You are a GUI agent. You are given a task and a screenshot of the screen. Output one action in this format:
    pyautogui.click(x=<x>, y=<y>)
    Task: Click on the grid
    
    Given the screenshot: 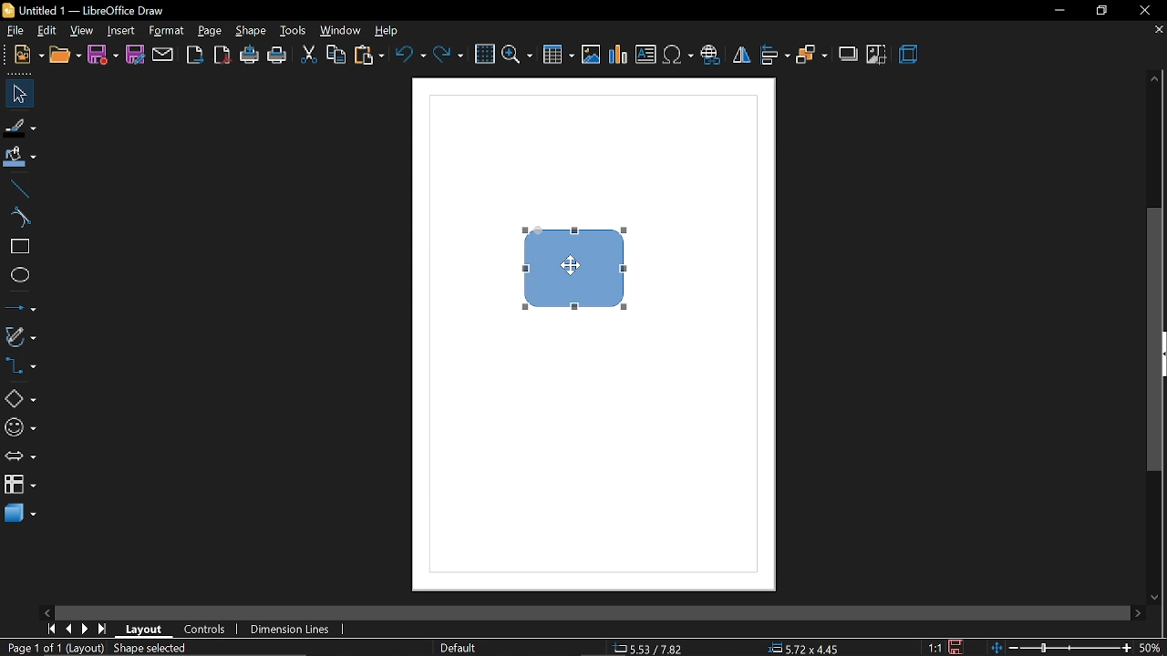 What is the action you would take?
    pyautogui.click(x=485, y=54)
    